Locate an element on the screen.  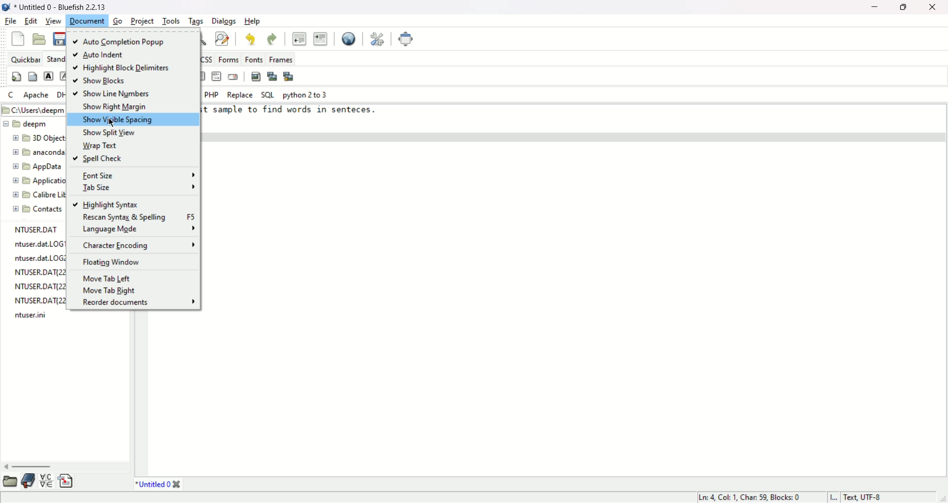
AppData is located at coordinates (34, 167).